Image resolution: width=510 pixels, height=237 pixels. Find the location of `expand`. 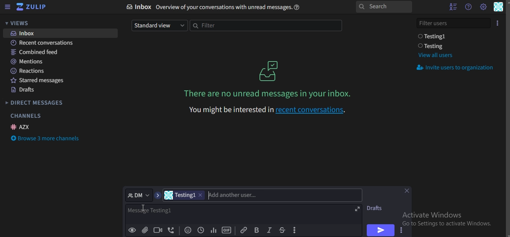

expand is located at coordinates (357, 209).